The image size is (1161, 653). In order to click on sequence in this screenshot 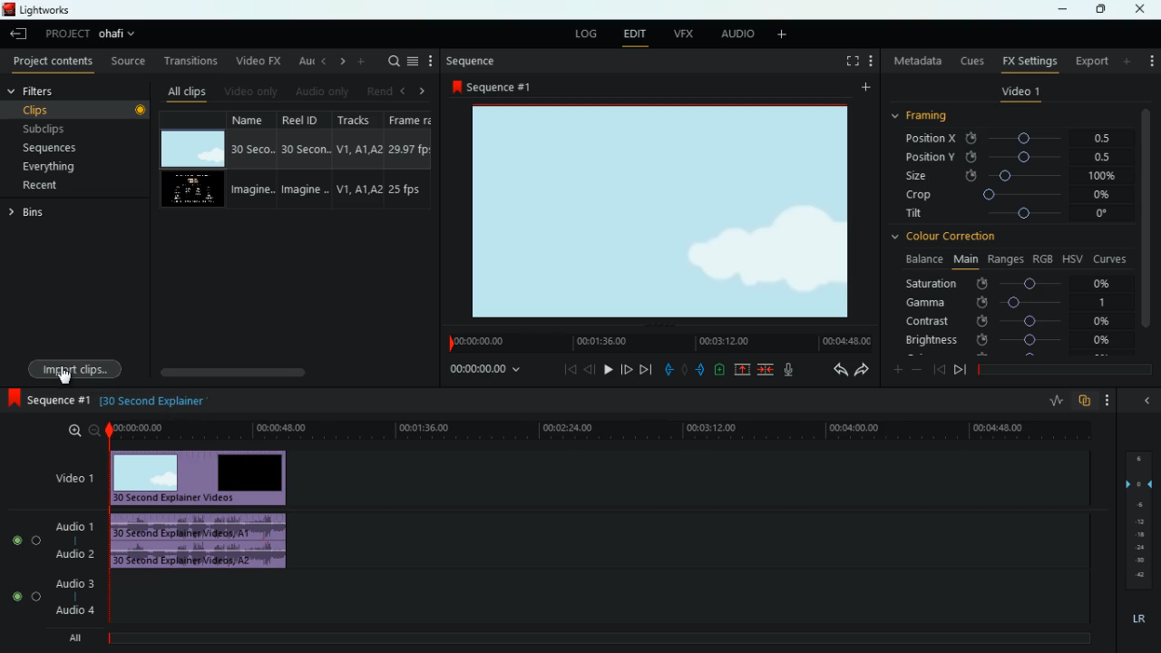, I will do `click(46, 398)`.